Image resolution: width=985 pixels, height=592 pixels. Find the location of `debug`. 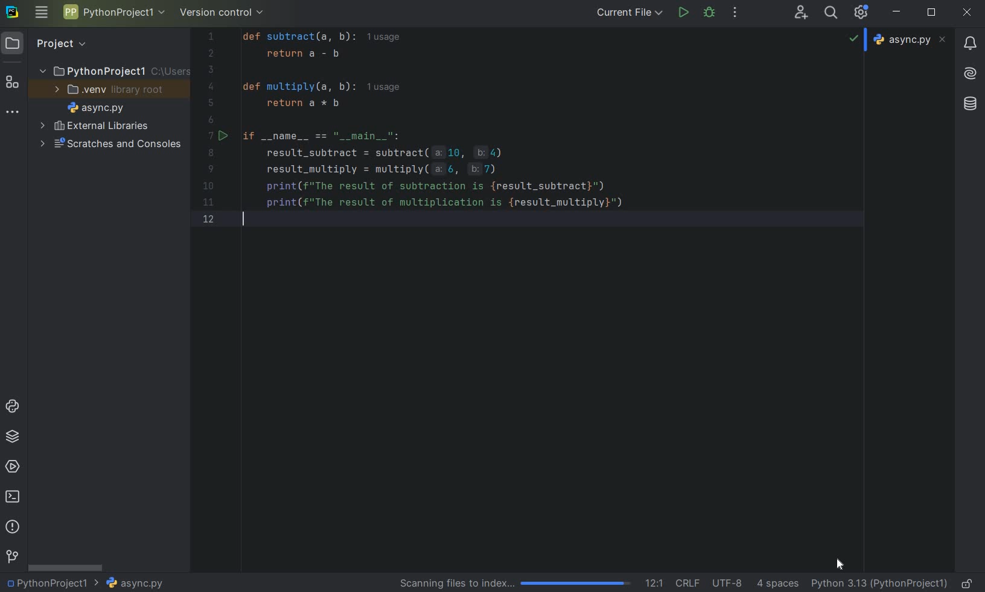

debug is located at coordinates (710, 14).